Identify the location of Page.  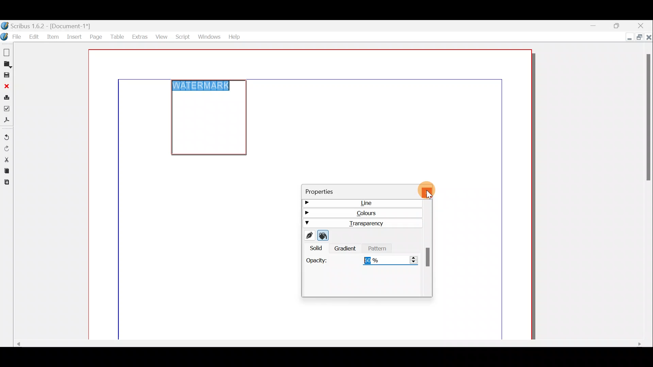
(95, 36).